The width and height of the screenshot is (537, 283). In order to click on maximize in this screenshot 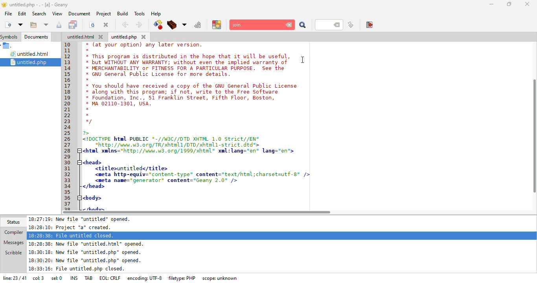, I will do `click(509, 4)`.